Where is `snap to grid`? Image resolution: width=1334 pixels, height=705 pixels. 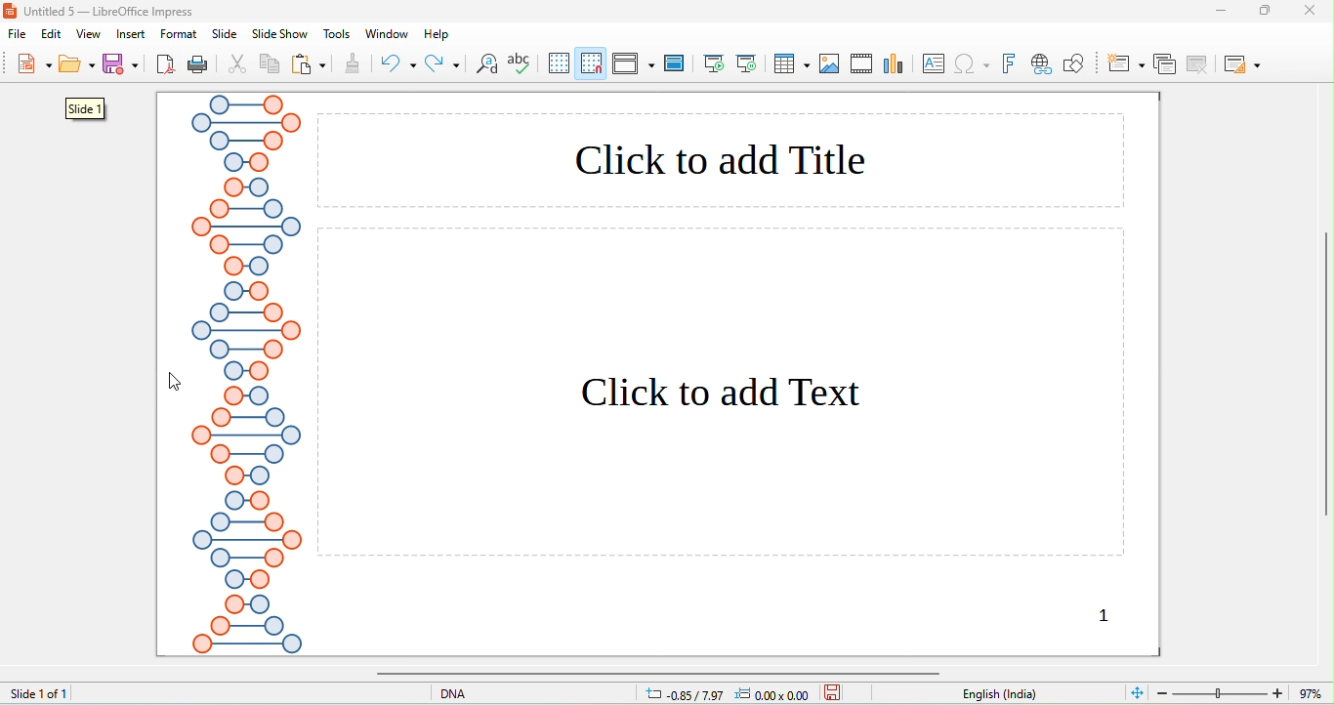
snap to grid is located at coordinates (593, 62).